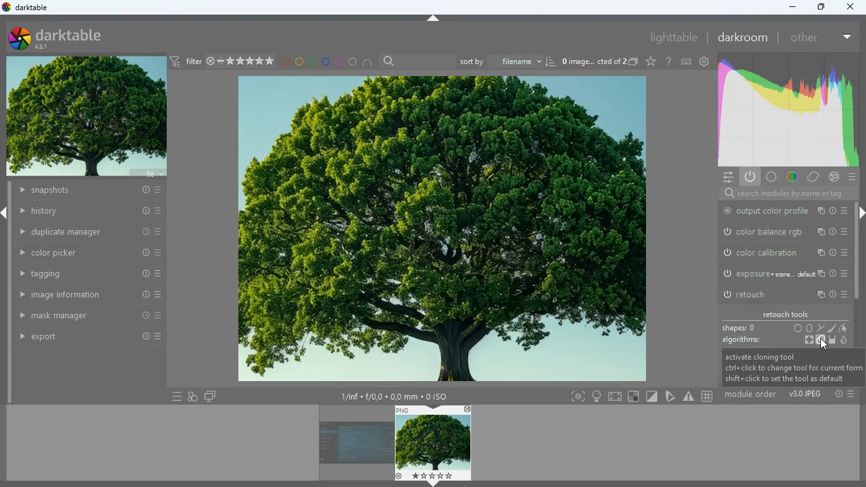 Image resolution: width=866 pixels, height=487 pixels. What do you see at coordinates (832, 339) in the screenshot?
I see `fill` at bounding box center [832, 339].